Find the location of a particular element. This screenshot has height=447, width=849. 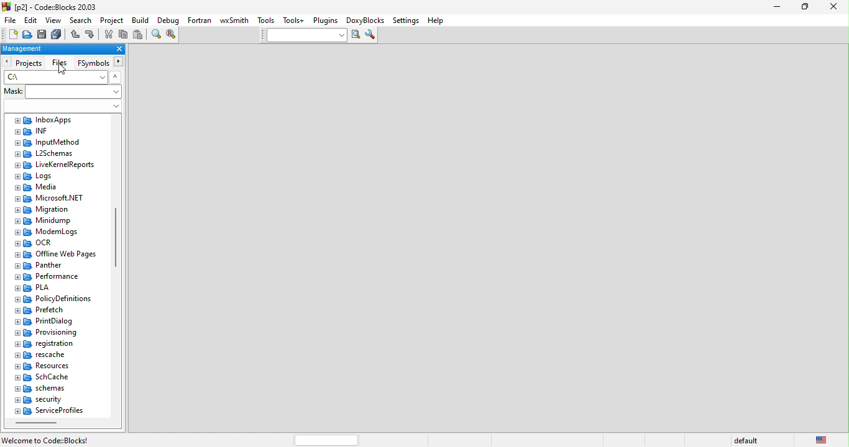

debug is located at coordinates (168, 21).